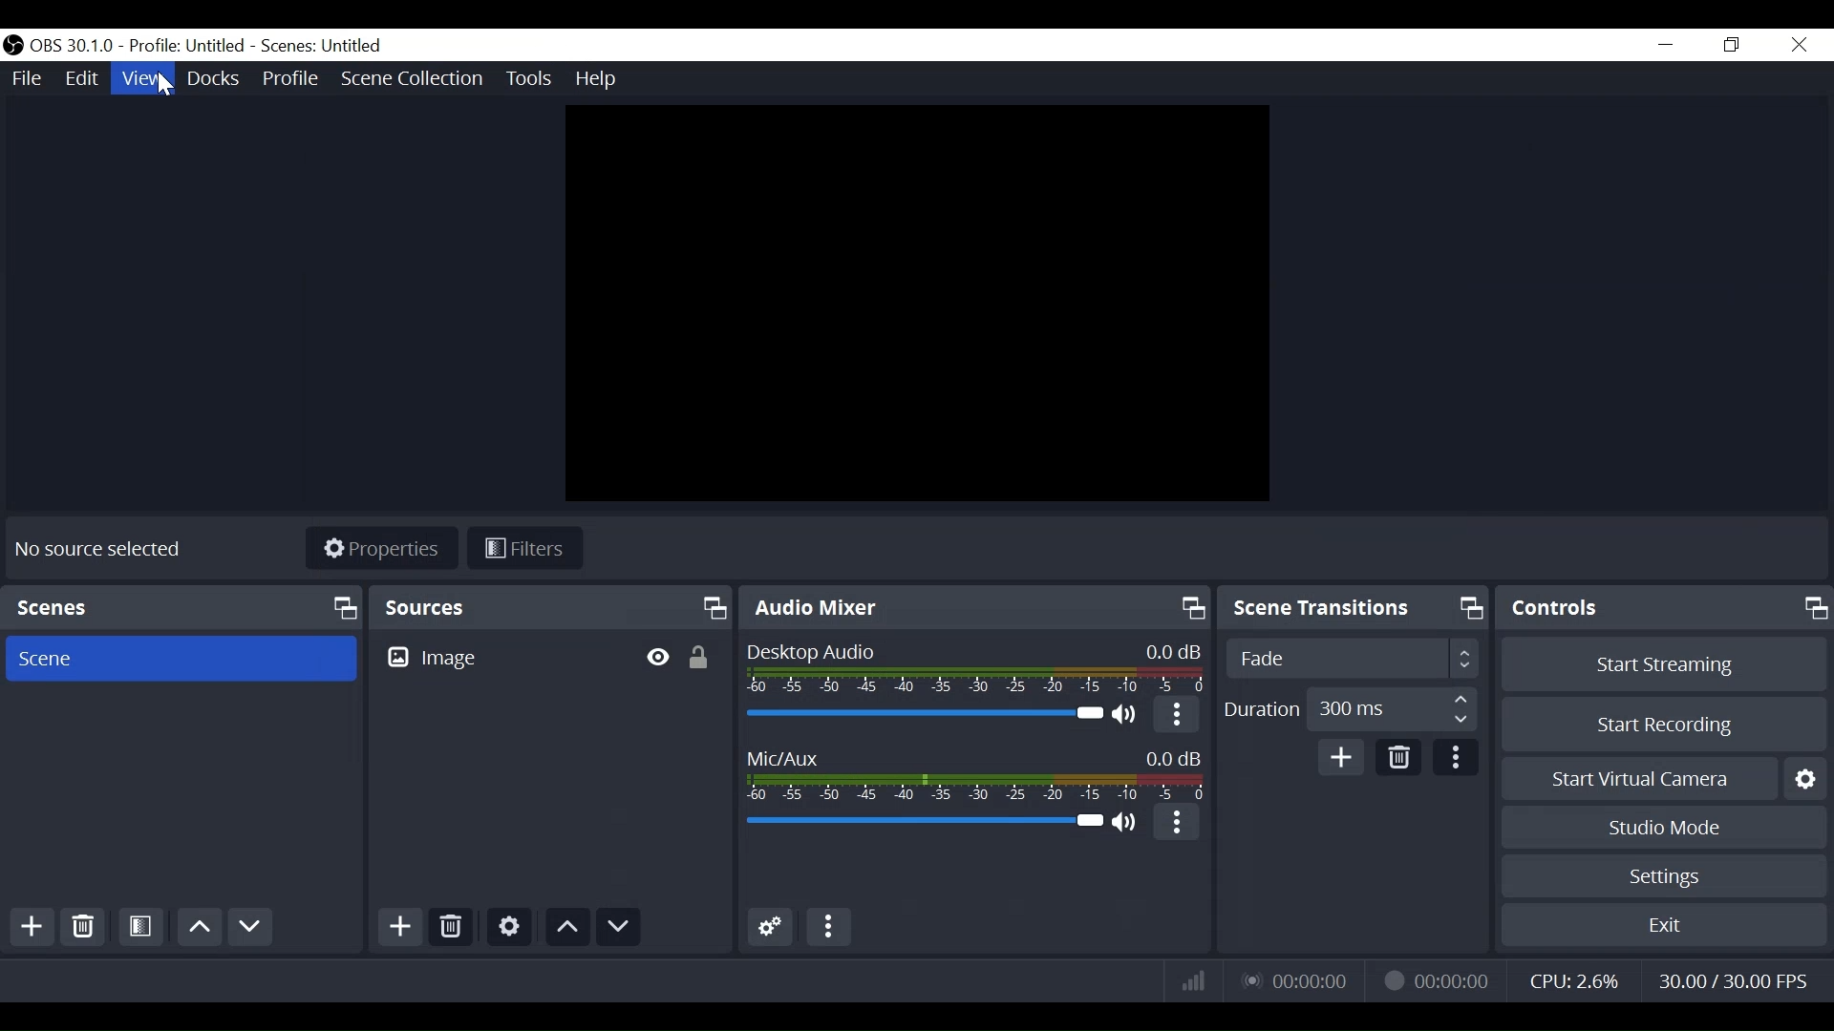 This screenshot has width=1834, height=1031. I want to click on move up, so click(566, 926).